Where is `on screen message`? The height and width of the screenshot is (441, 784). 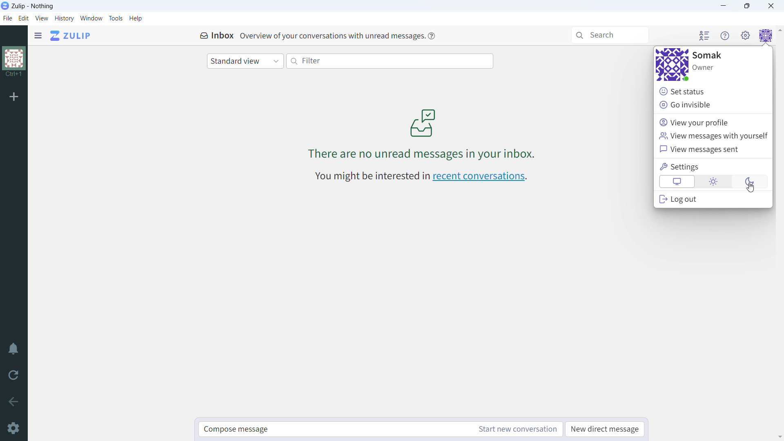
on screen message is located at coordinates (424, 133).